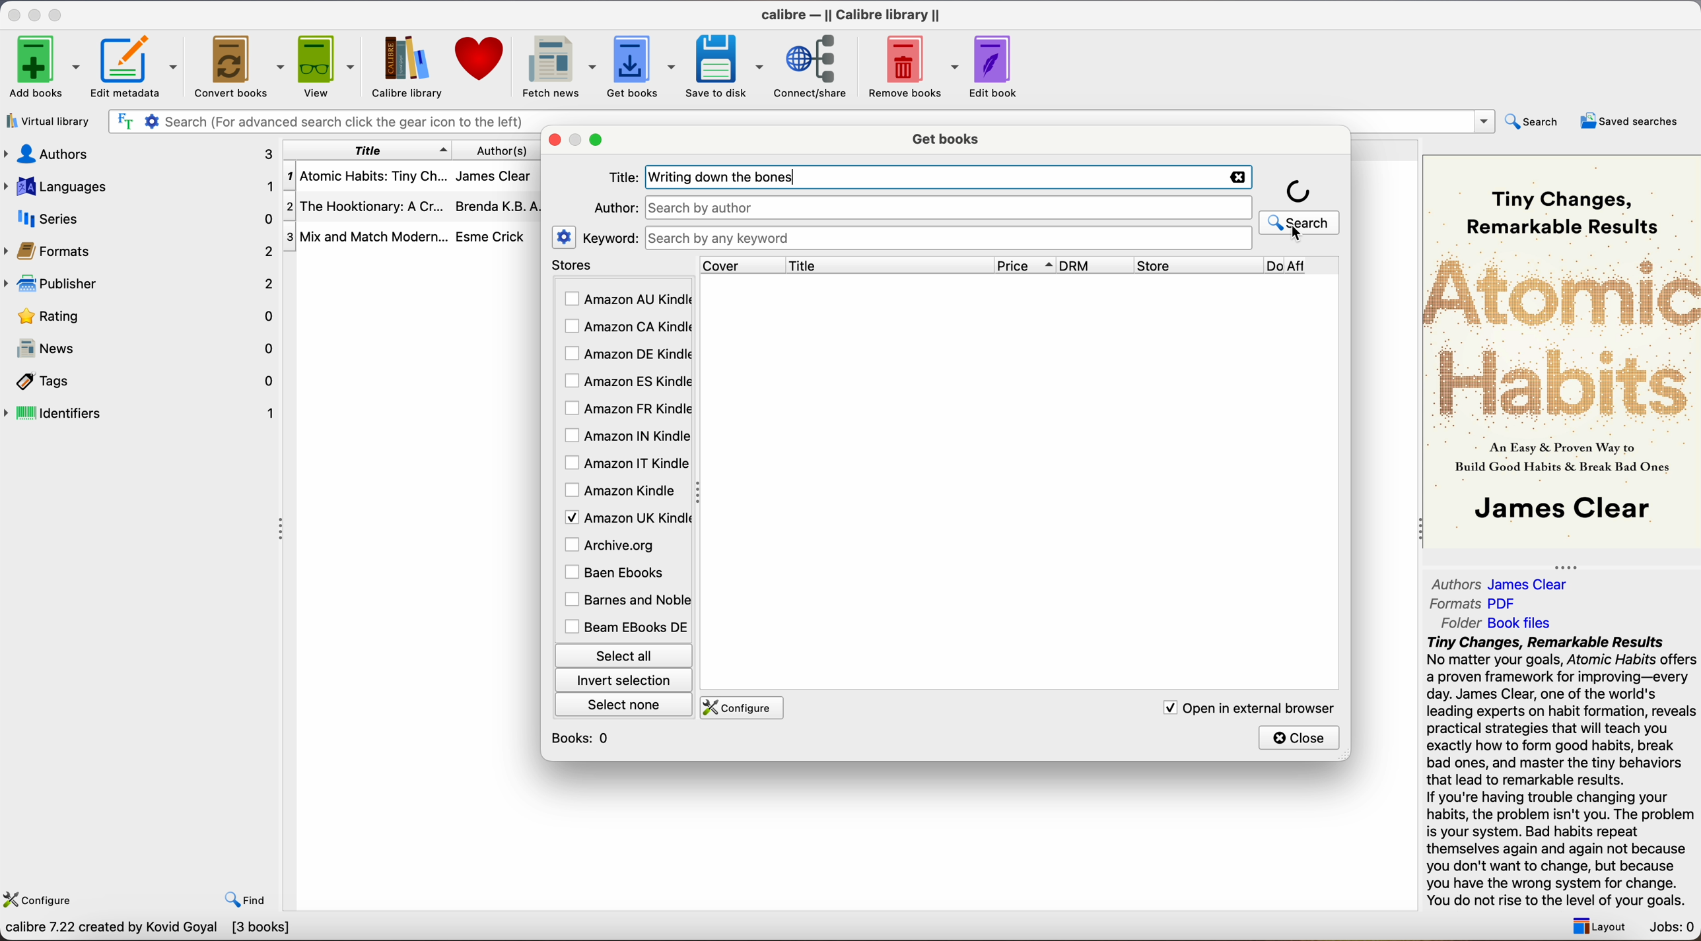 The width and height of the screenshot is (1701, 941). I want to click on donate, so click(481, 59).